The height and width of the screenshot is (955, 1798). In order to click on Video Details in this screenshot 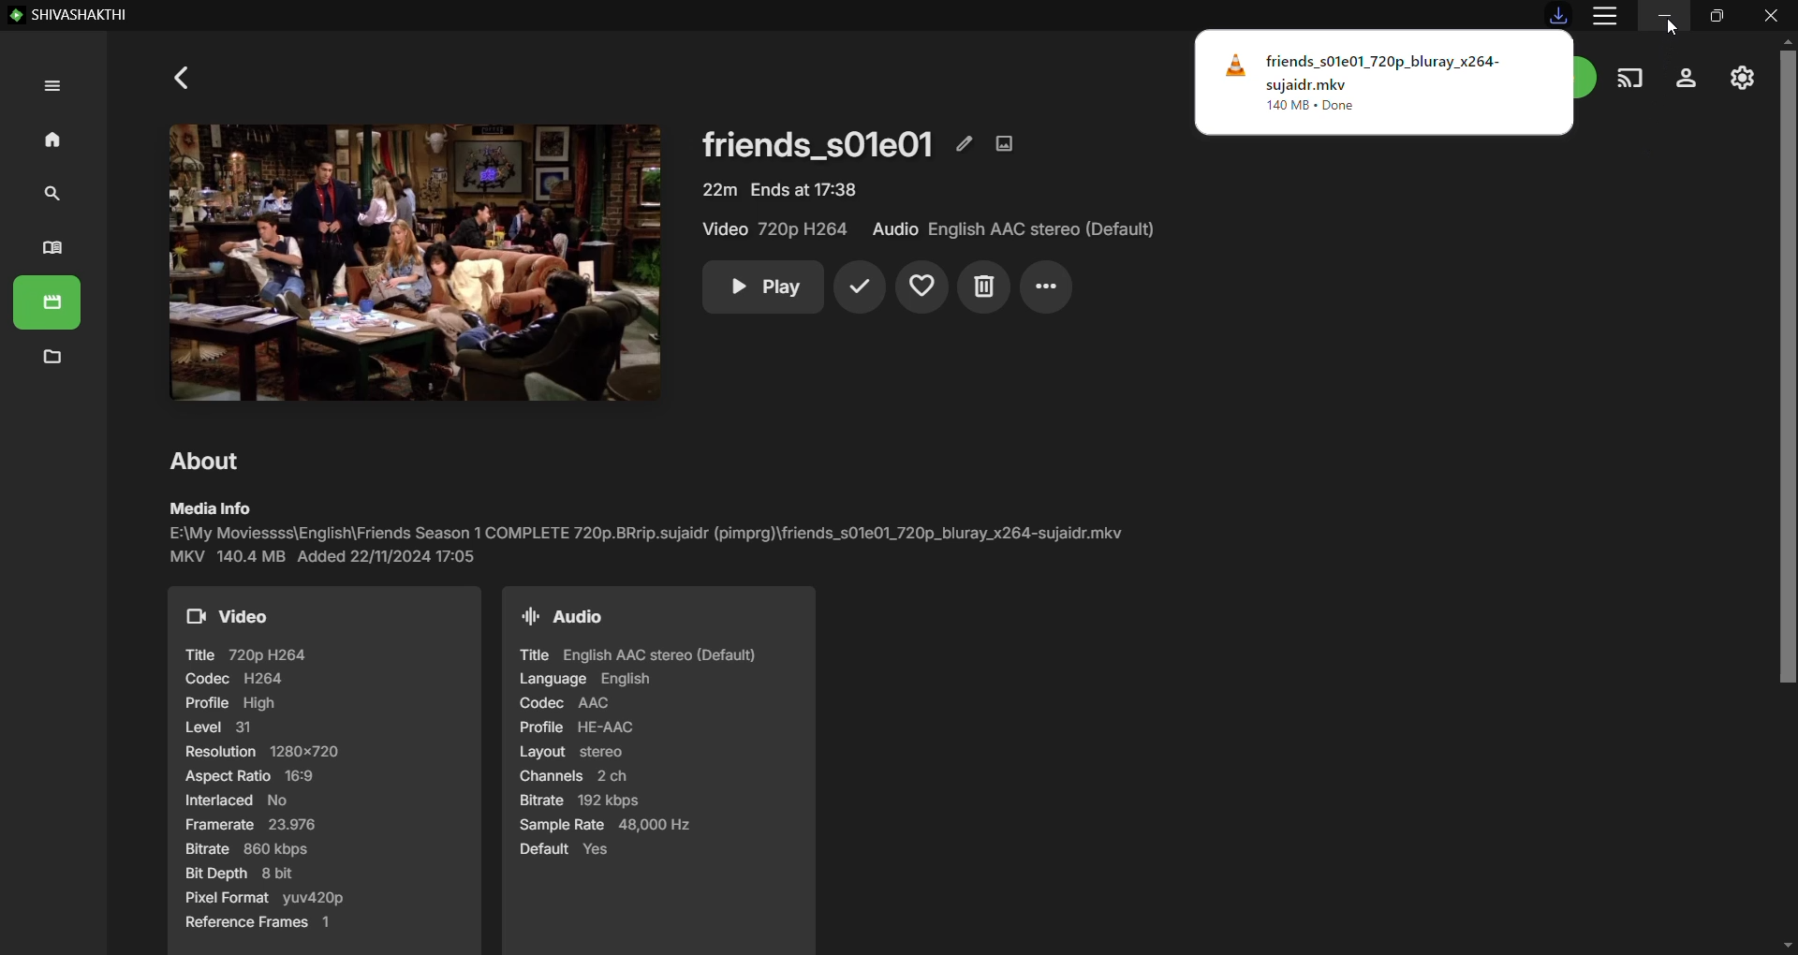, I will do `click(780, 189)`.